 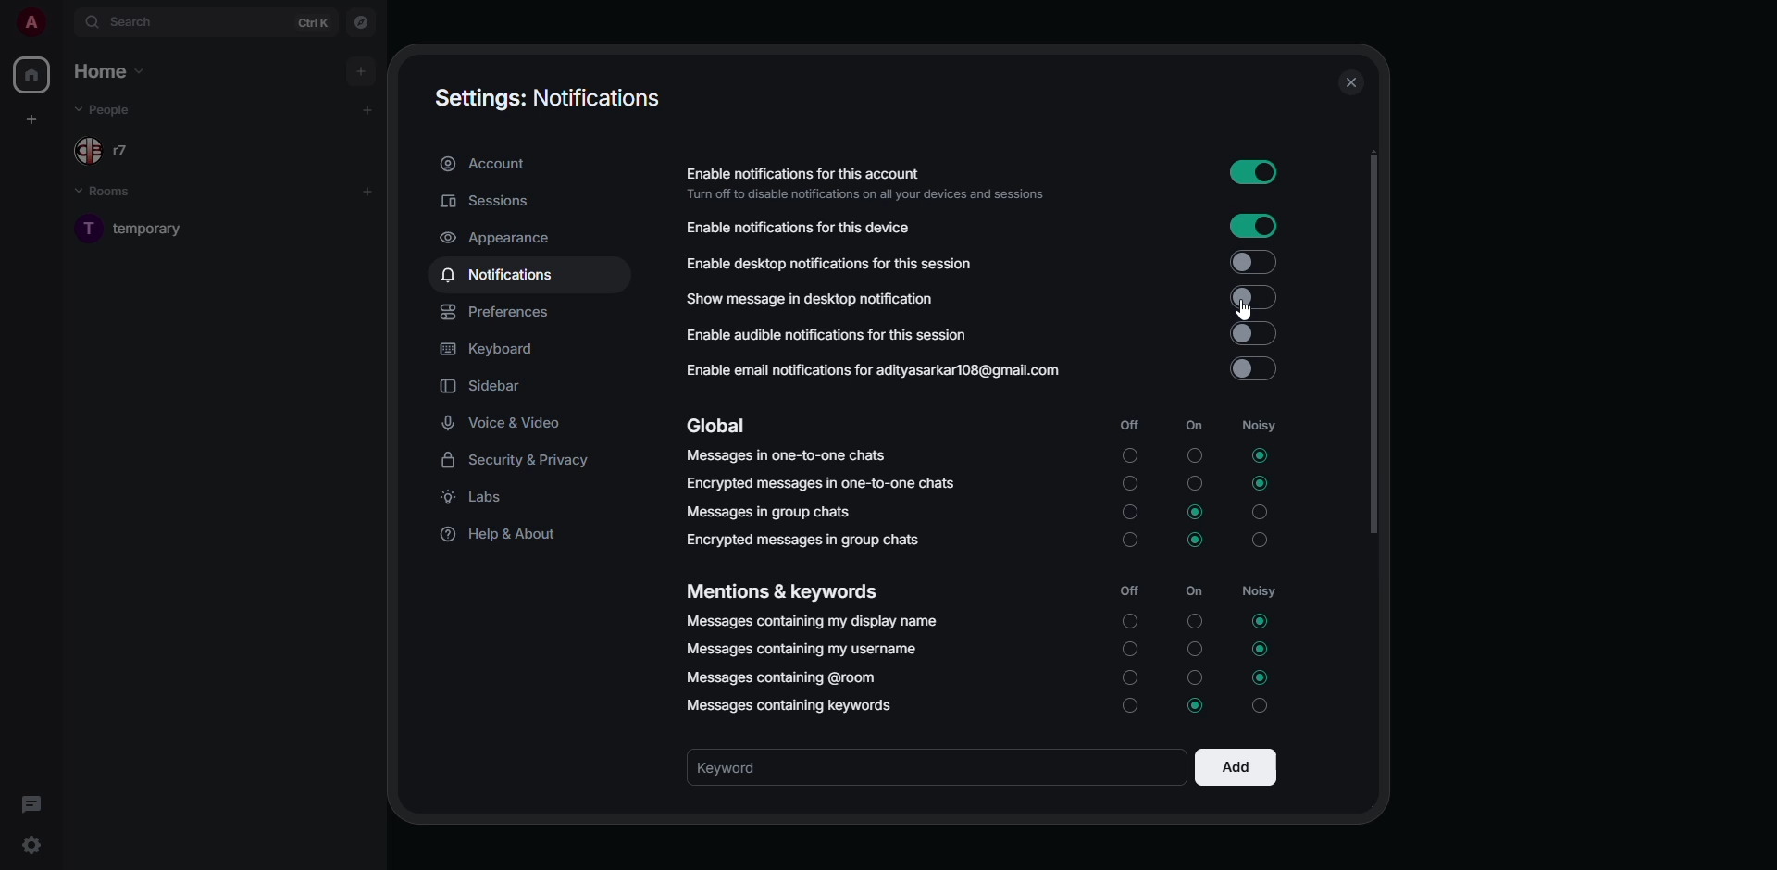 What do you see at coordinates (825, 337) in the screenshot?
I see `enable audible notifications` at bounding box center [825, 337].